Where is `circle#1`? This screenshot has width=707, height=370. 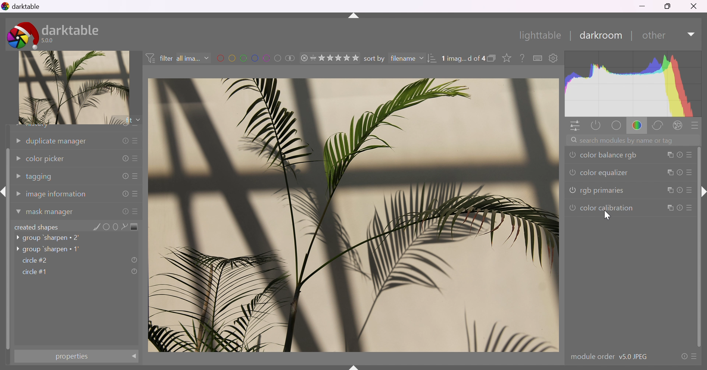 circle#1 is located at coordinates (81, 271).